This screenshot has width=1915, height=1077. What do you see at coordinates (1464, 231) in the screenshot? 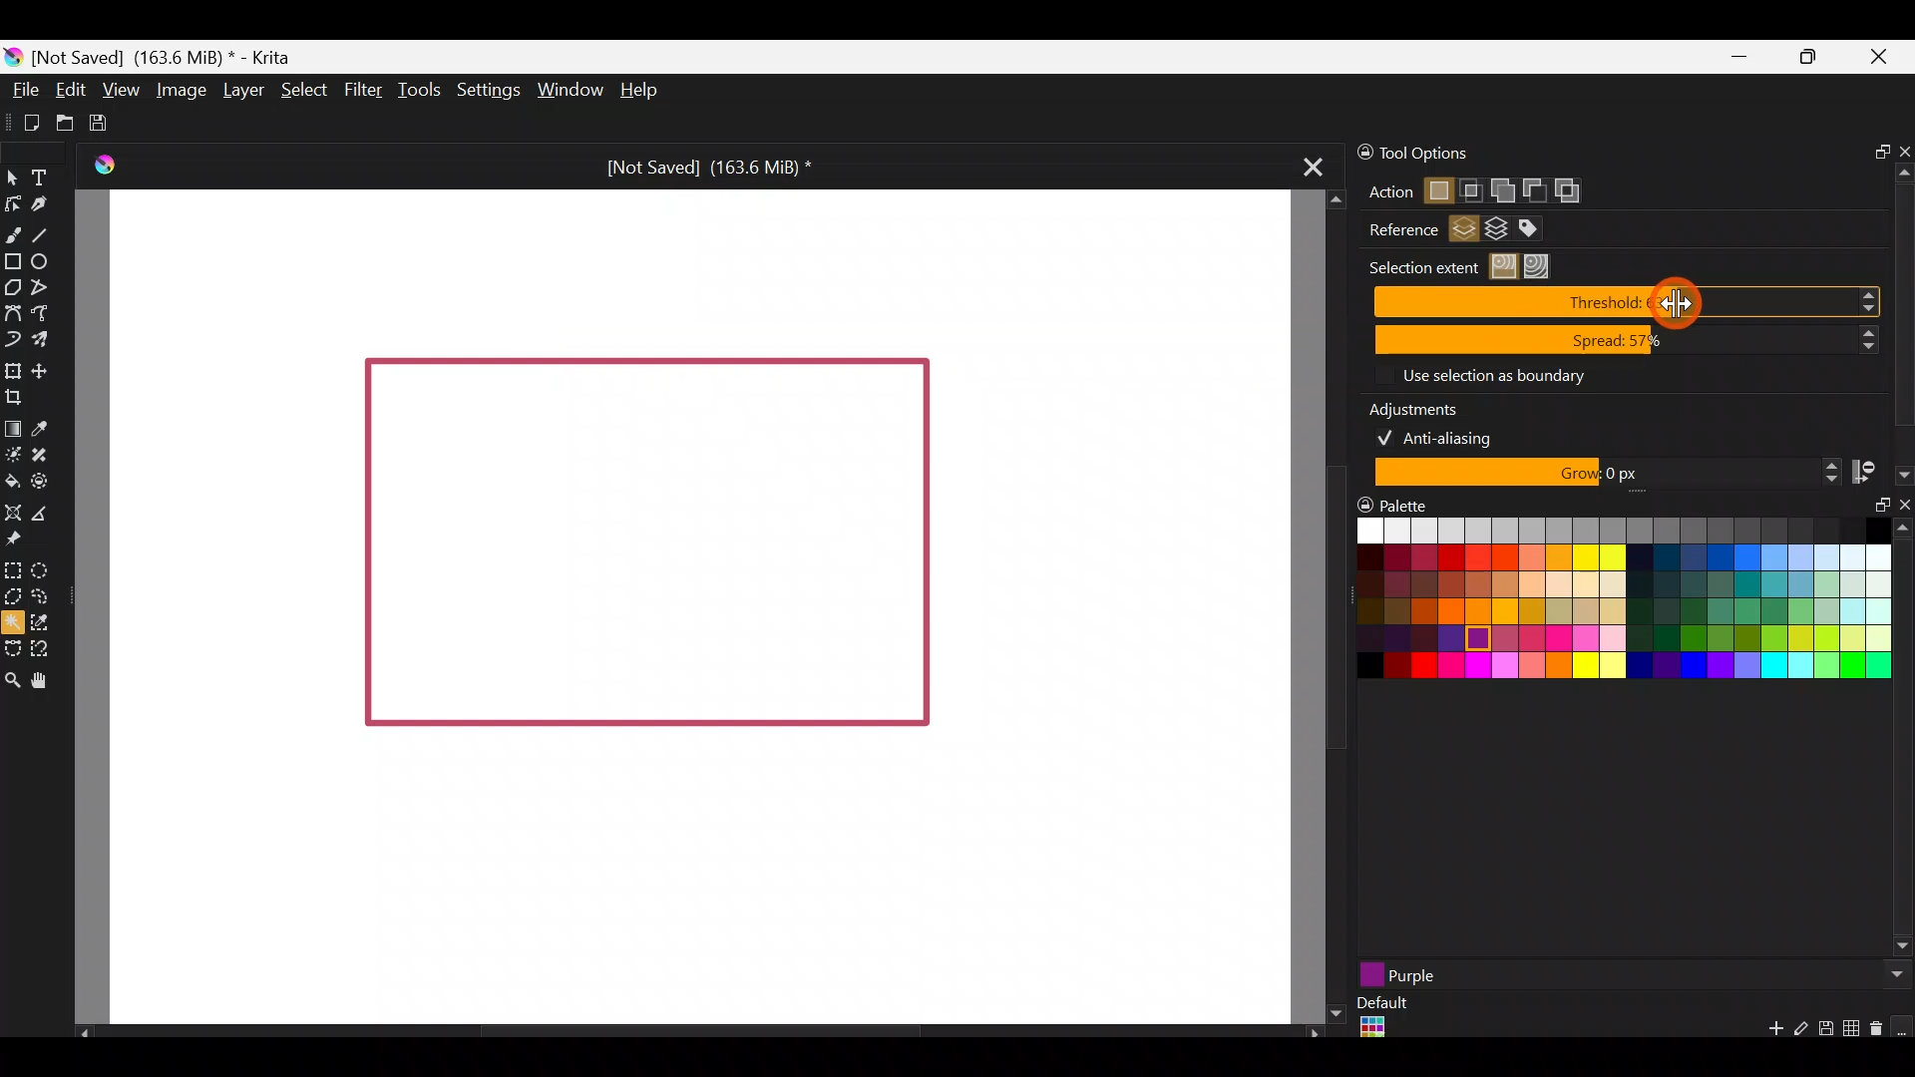
I see `Select regions from active layer` at bounding box center [1464, 231].